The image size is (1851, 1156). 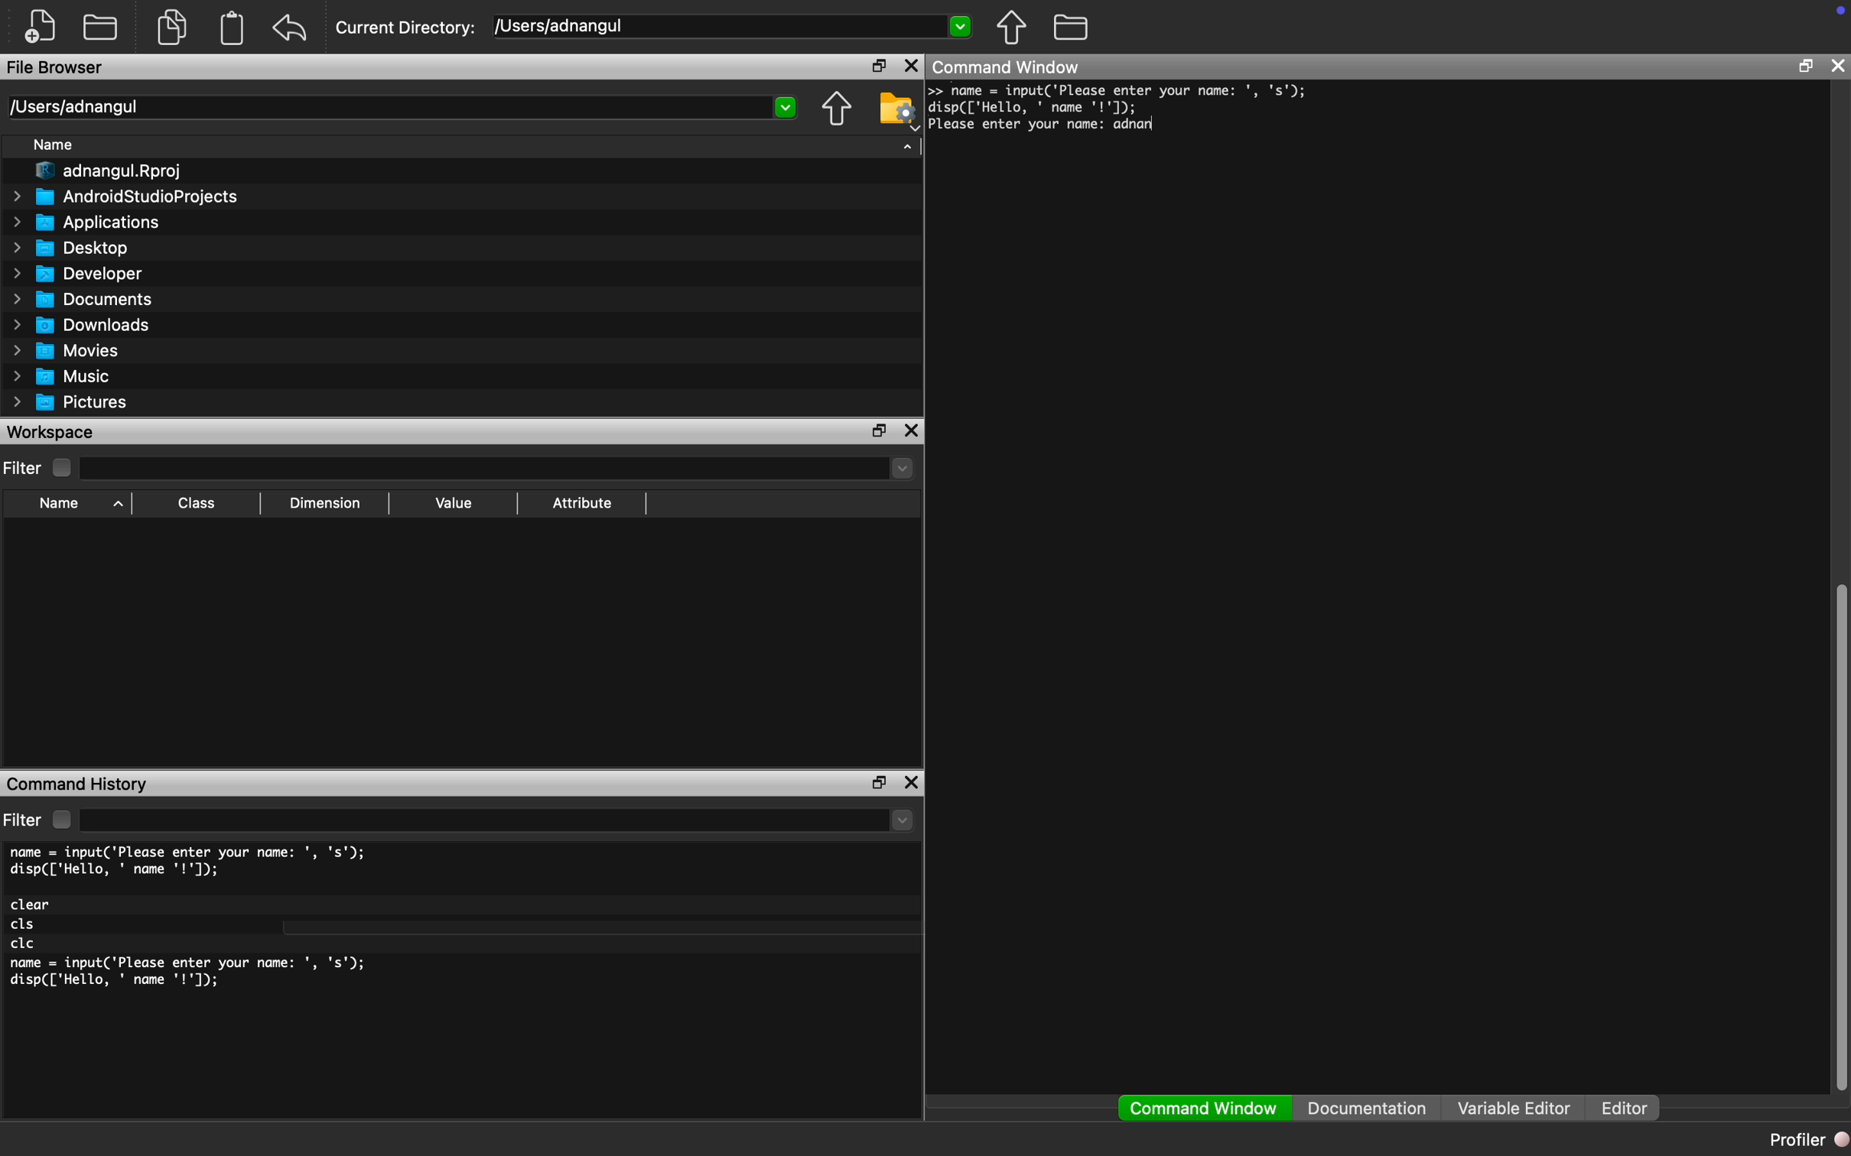 I want to click on name = input('Please enter your name: ','s');  disp(['Hello, 'name'!']), so click(x=192, y=976).